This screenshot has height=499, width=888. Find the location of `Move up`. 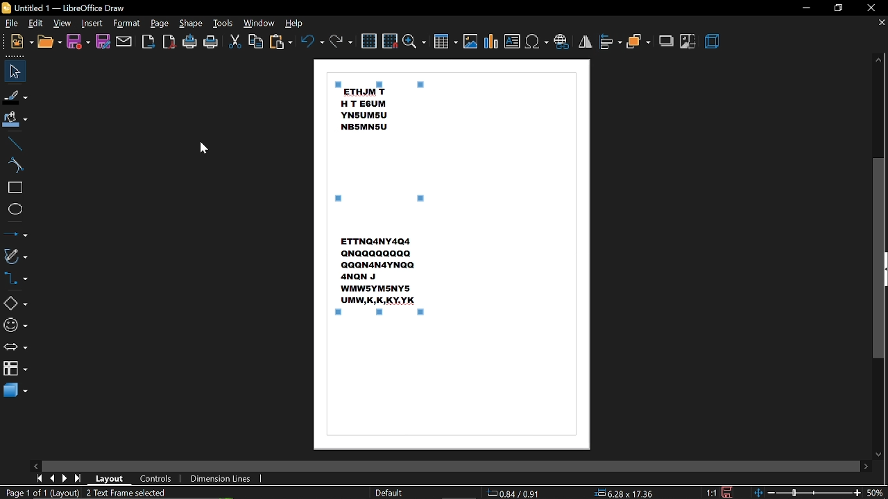

Move up is located at coordinates (878, 61).